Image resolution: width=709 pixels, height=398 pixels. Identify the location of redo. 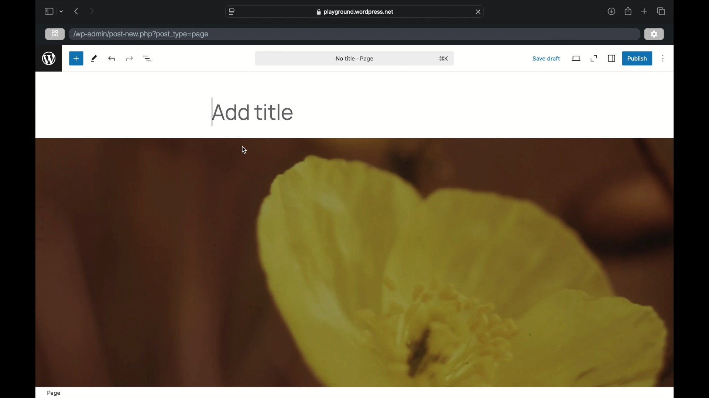
(112, 59).